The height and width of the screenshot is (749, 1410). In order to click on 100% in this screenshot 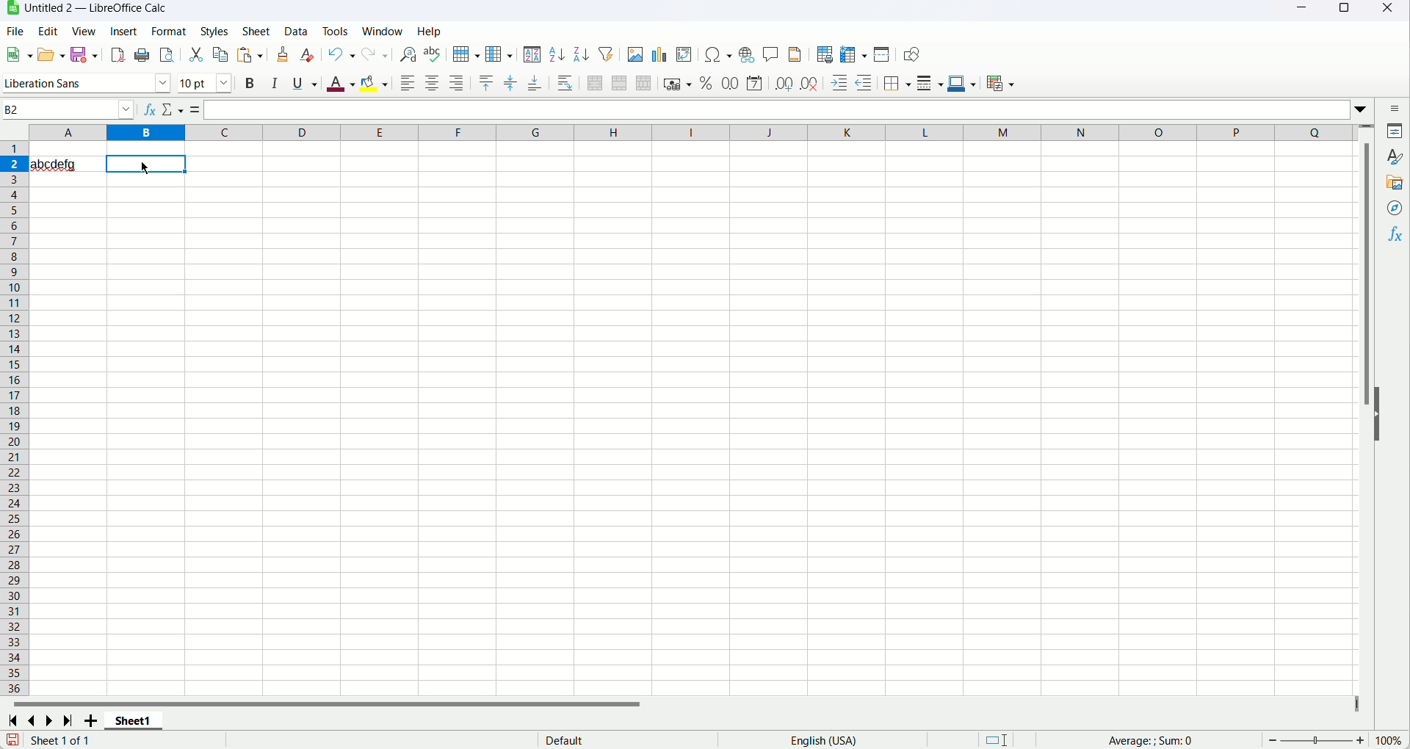, I will do `click(1388, 740)`.